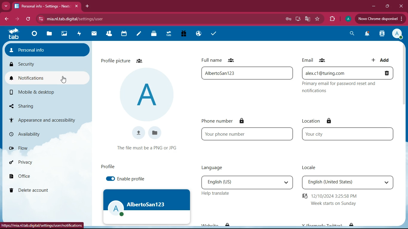 The width and height of the screenshot is (408, 229). Describe the element at coordinates (40, 92) in the screenshot. I see `mobile` at that location.